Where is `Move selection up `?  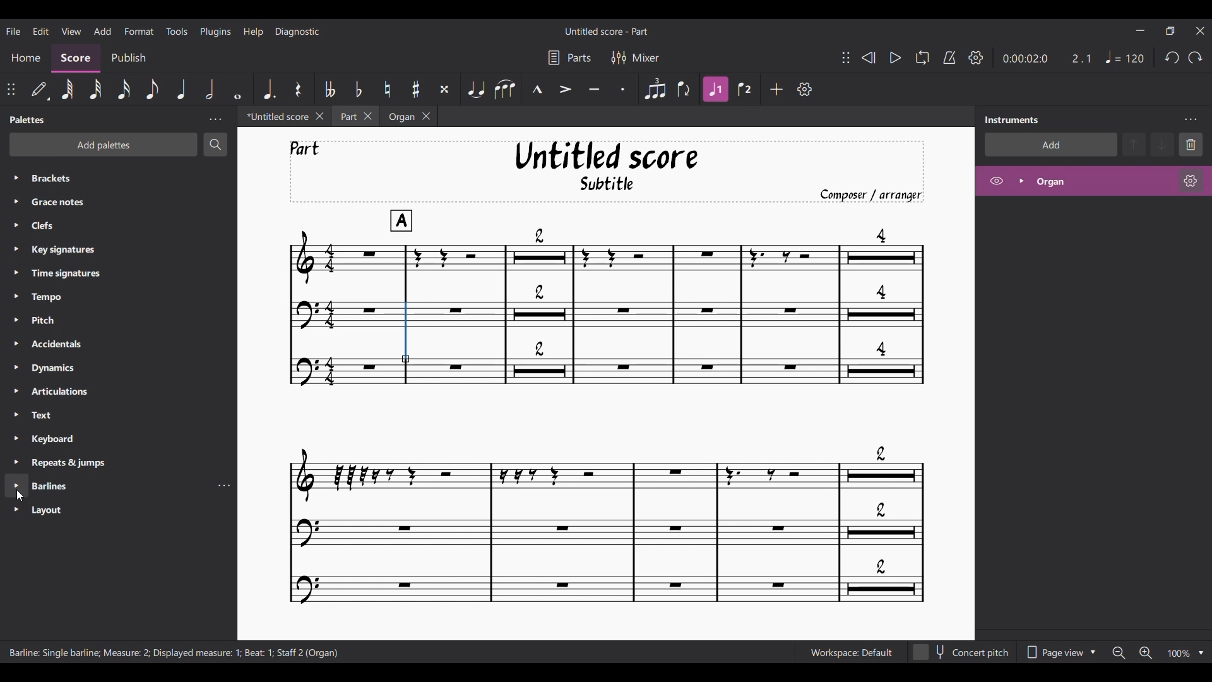
Move selection up  is located at coordinates (1134, 144).